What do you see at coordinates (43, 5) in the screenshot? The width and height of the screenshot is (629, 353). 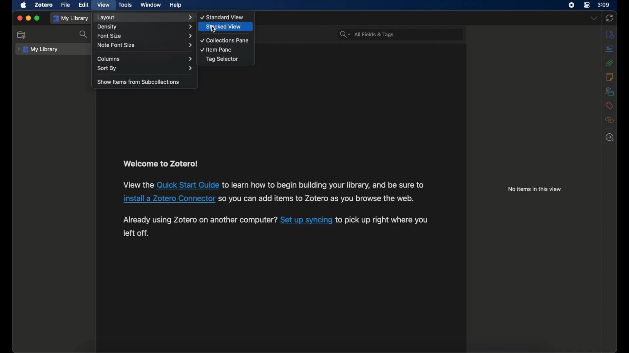 I see `zotero` at bounding box center [43, 5].